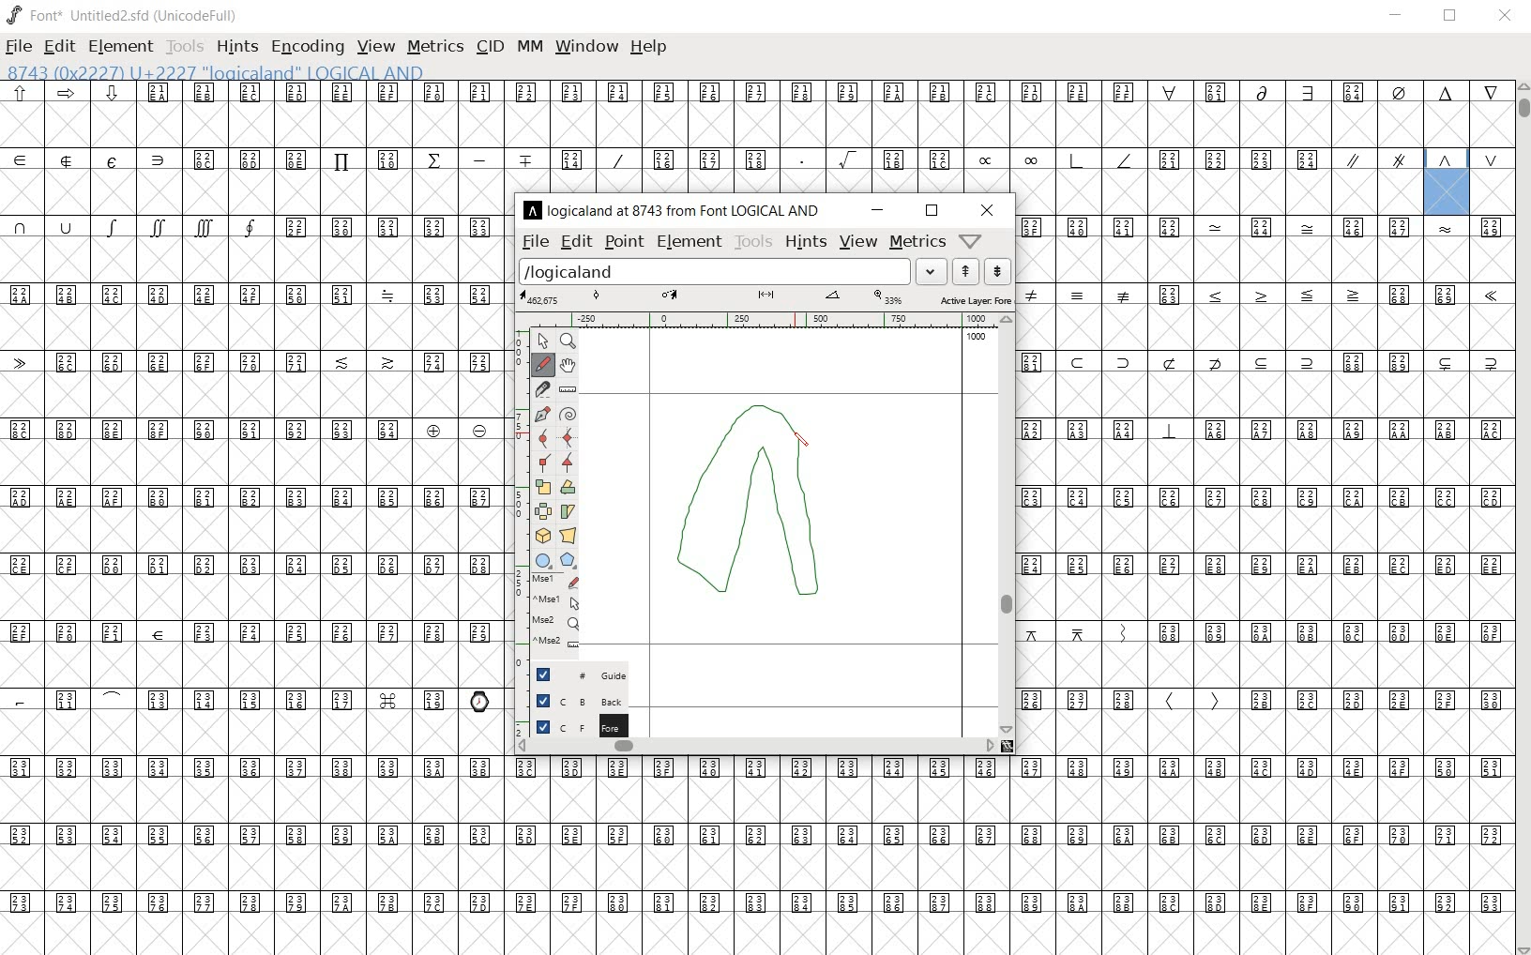 The width and height of the screenshot is (1531, 955). I want to click on active layer: fore, so click(766, 297).